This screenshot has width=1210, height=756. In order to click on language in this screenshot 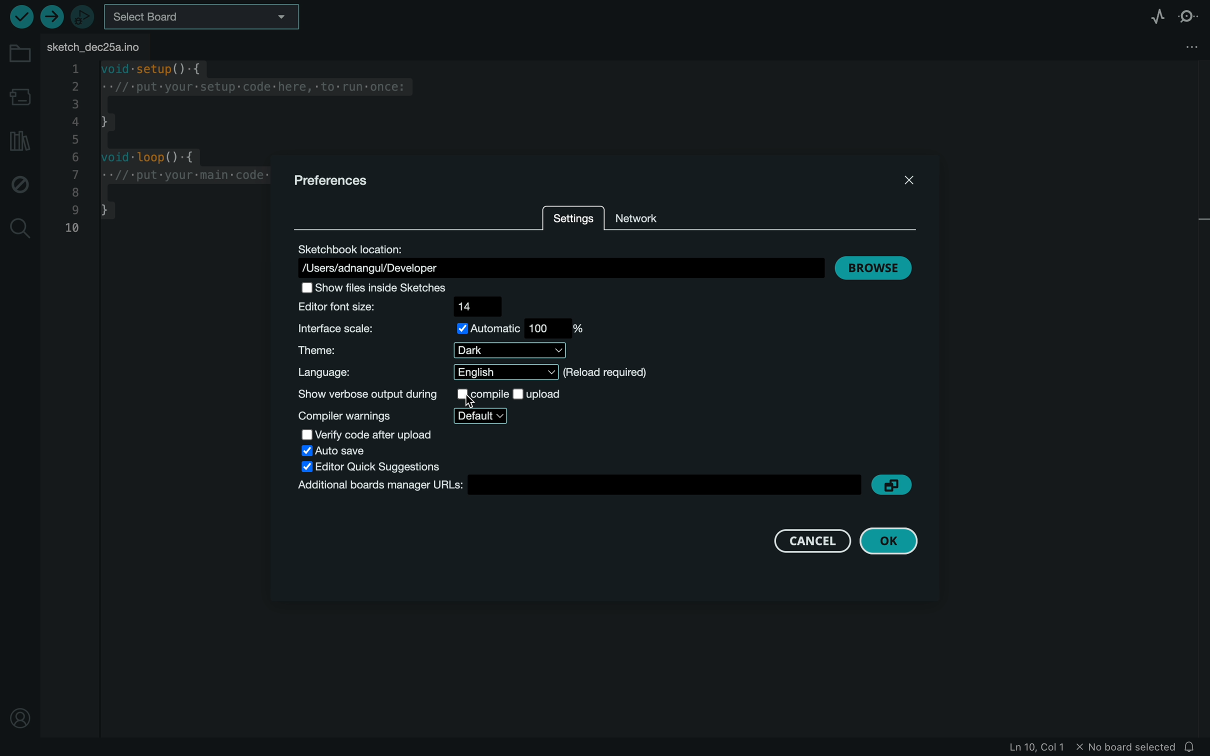, I will do `click(473, 373)`.